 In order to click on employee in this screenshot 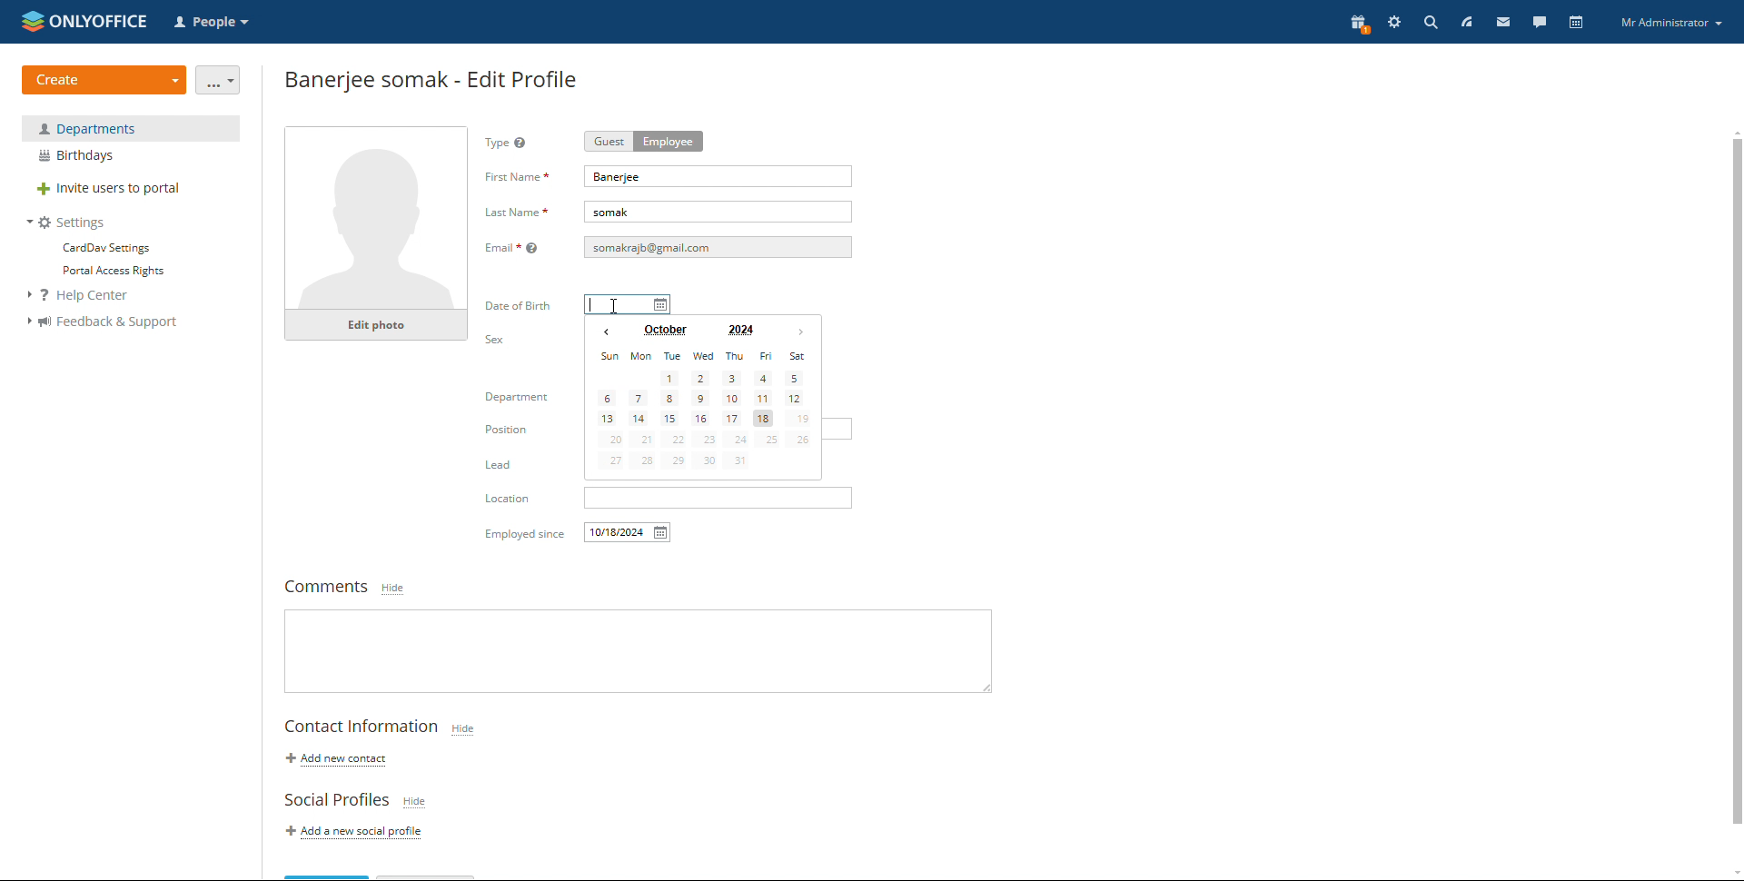, I will do `click(669, 141)`.